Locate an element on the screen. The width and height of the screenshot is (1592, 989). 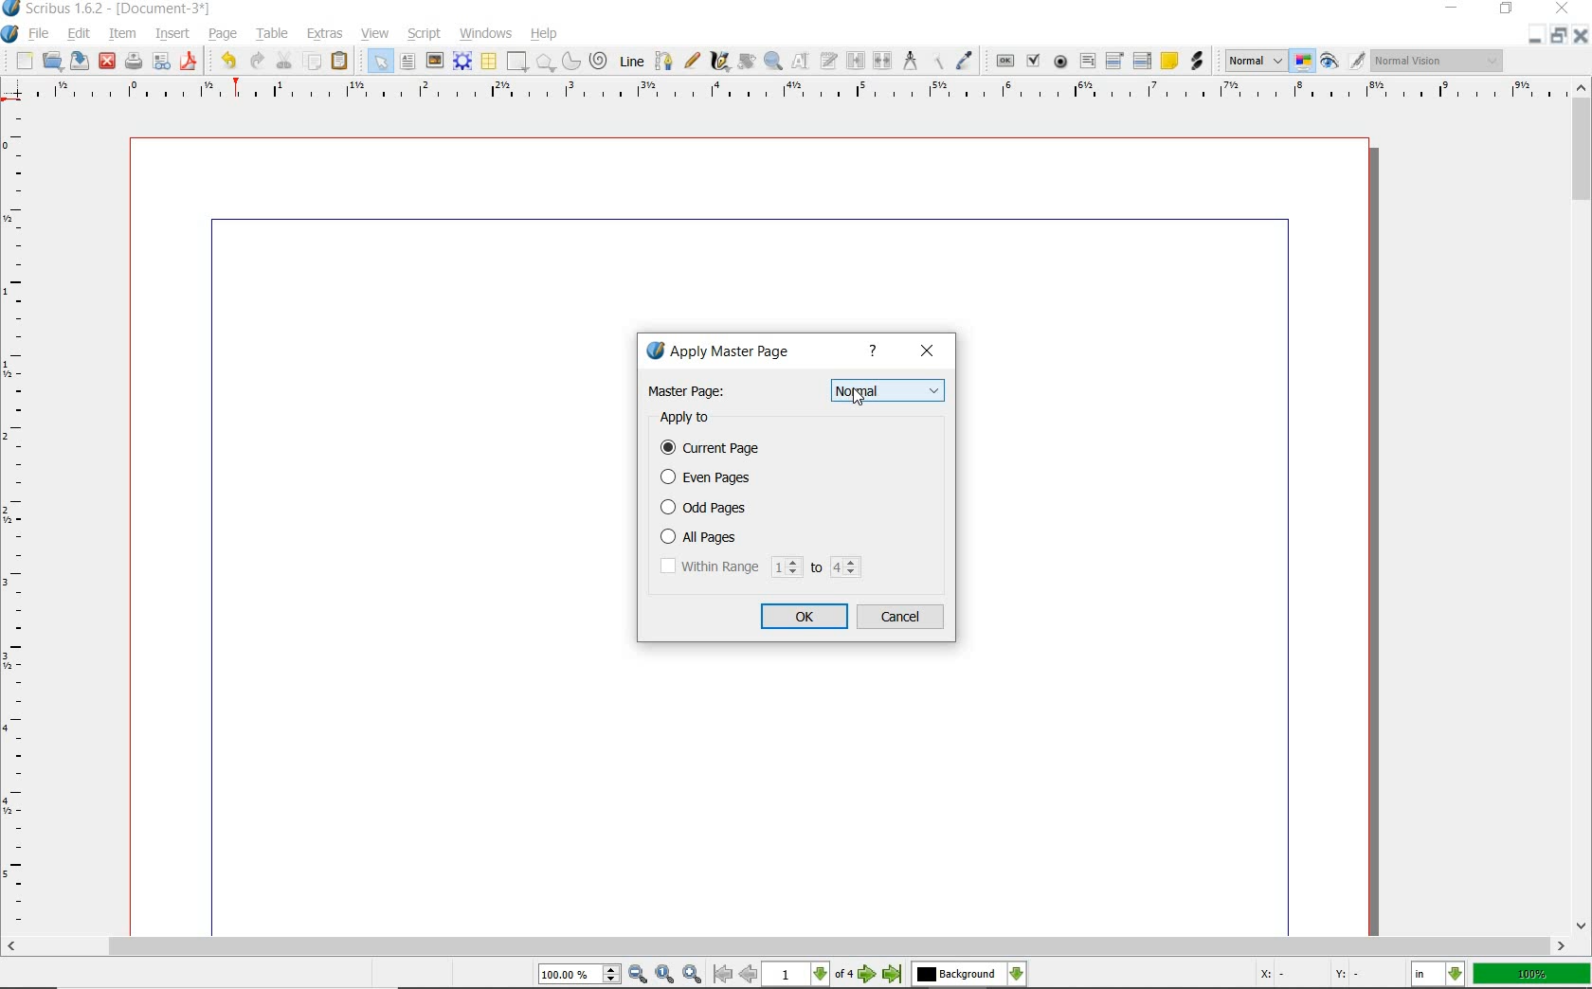
visual appearance of the display: Normal Vision is located at coordinates (1439, 61).